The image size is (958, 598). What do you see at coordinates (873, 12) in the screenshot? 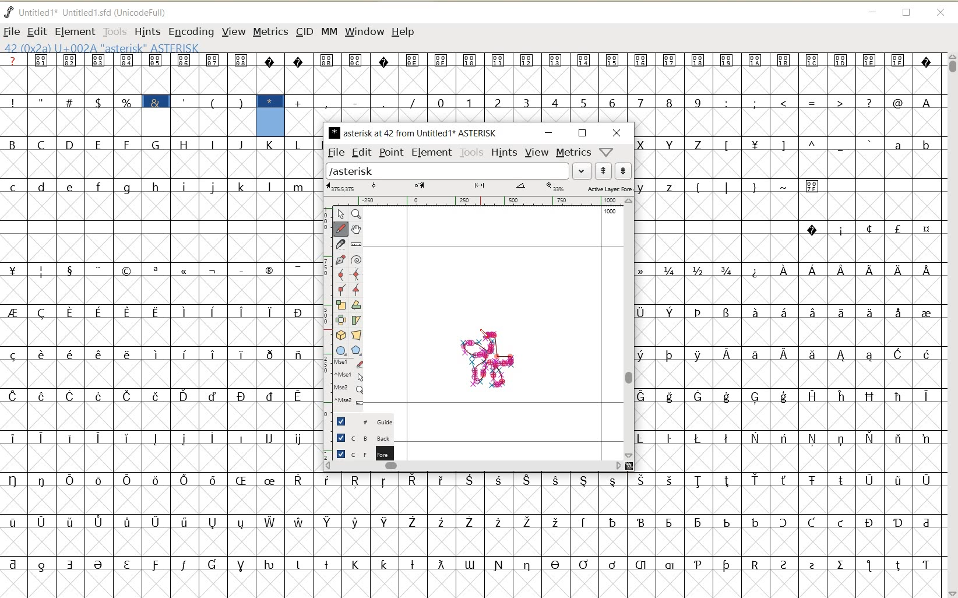
I see `MINIMIZE` at bounding box center [873, 12].